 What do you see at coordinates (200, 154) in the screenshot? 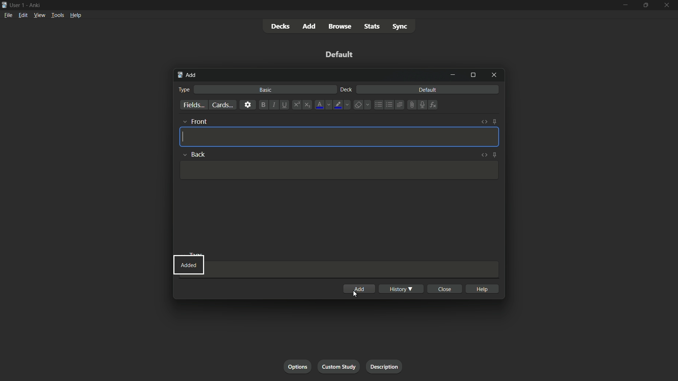
I see `back` at bounding box center [200, 154].